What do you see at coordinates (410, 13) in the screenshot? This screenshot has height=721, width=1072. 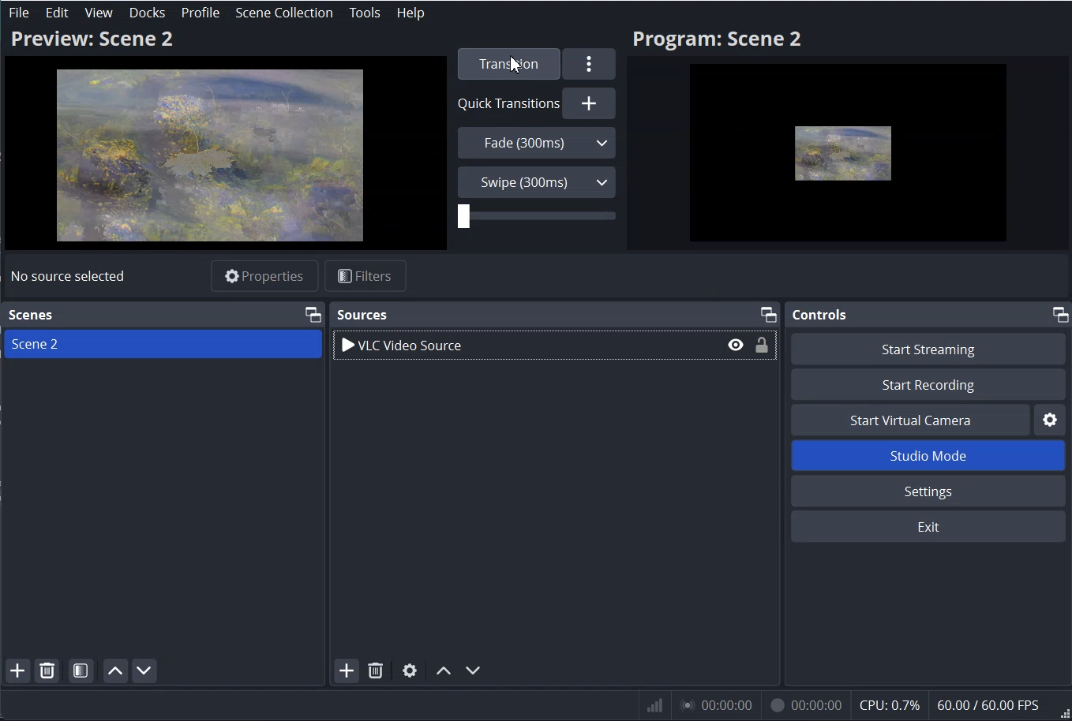 I see `Help` at bounding box center [410, 13].